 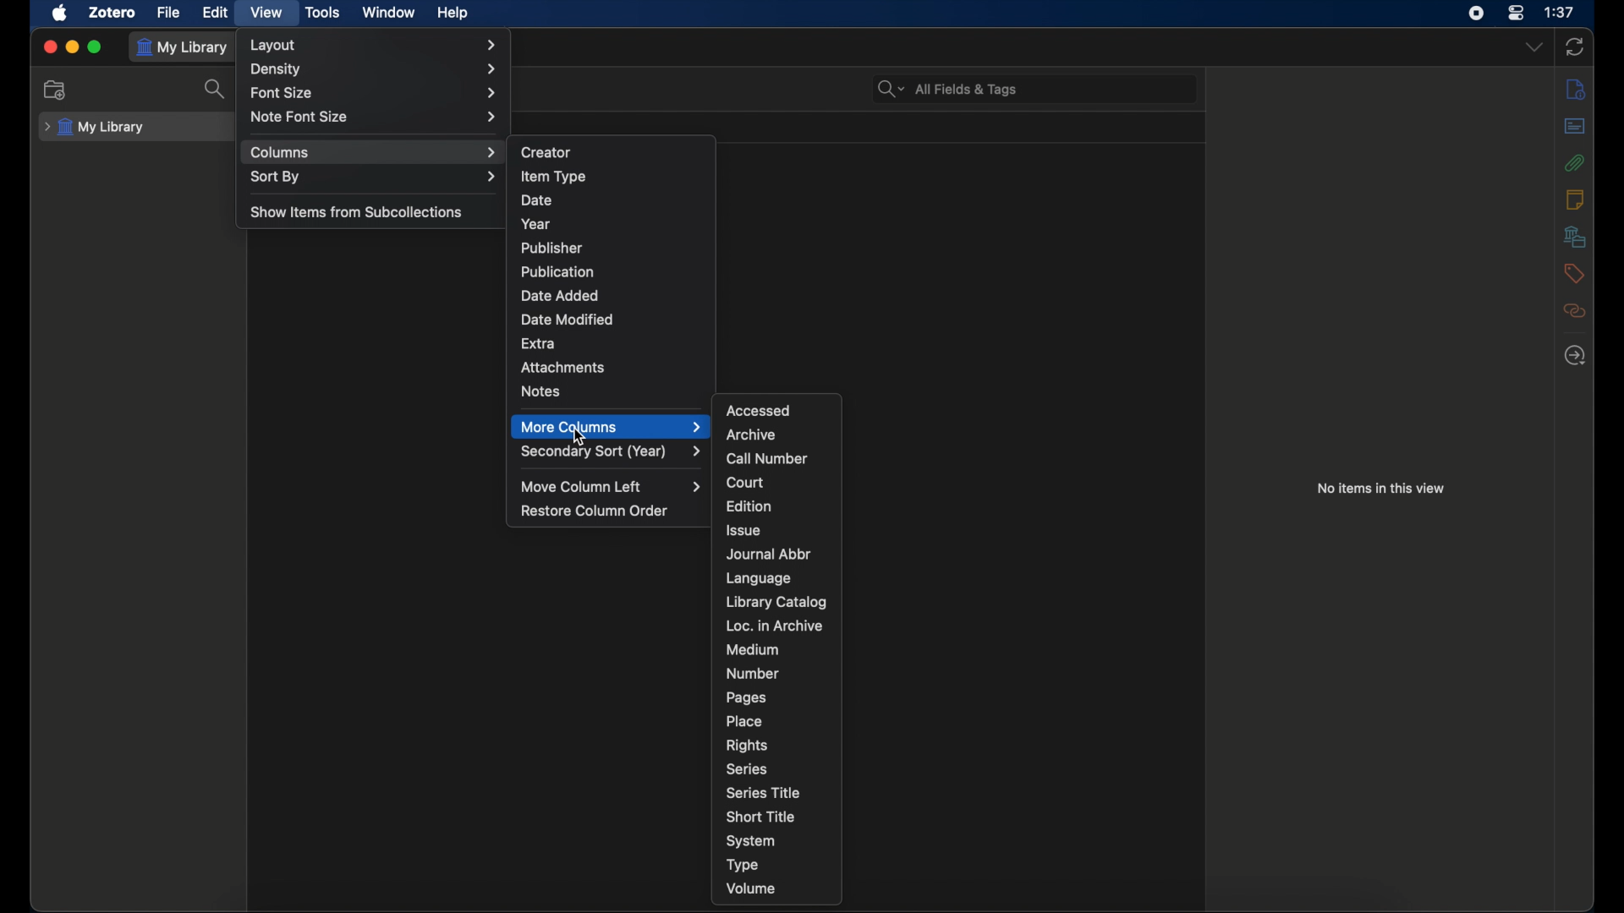 I want to click on layout, so click(x=374, y=45).